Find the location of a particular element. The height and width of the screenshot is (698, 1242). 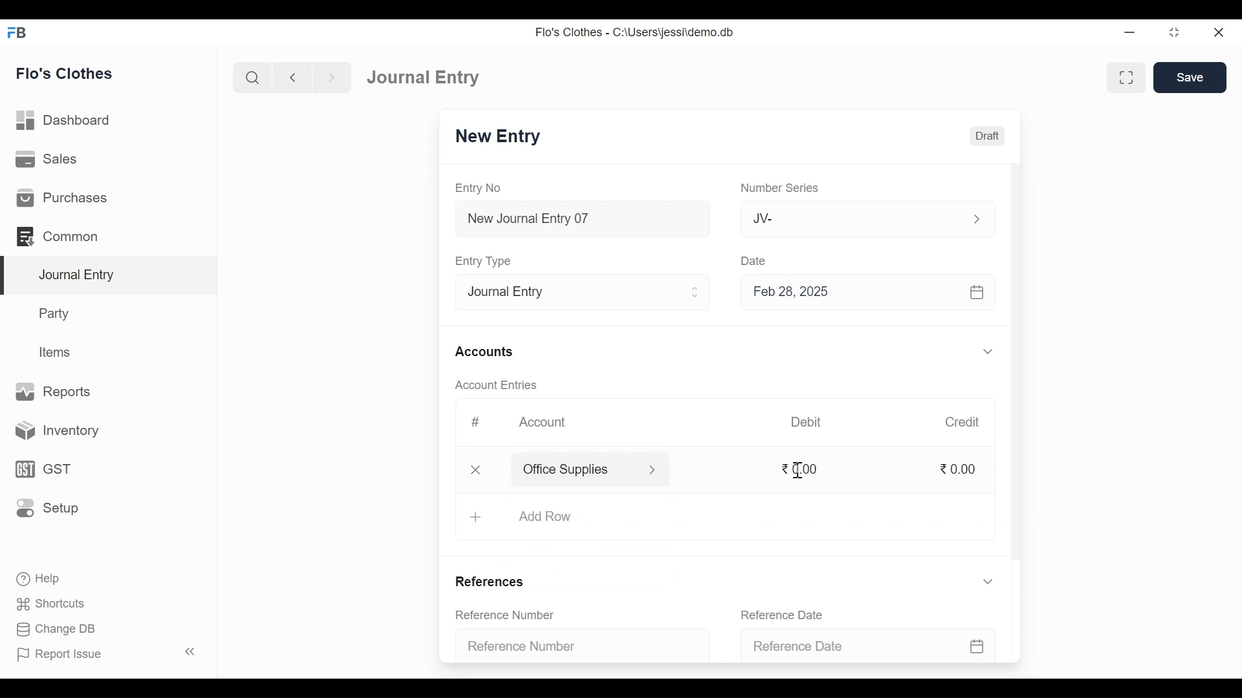

Flo's Clothes - C:\Users\jessi\demo.db is located at coordinates (637, 32).